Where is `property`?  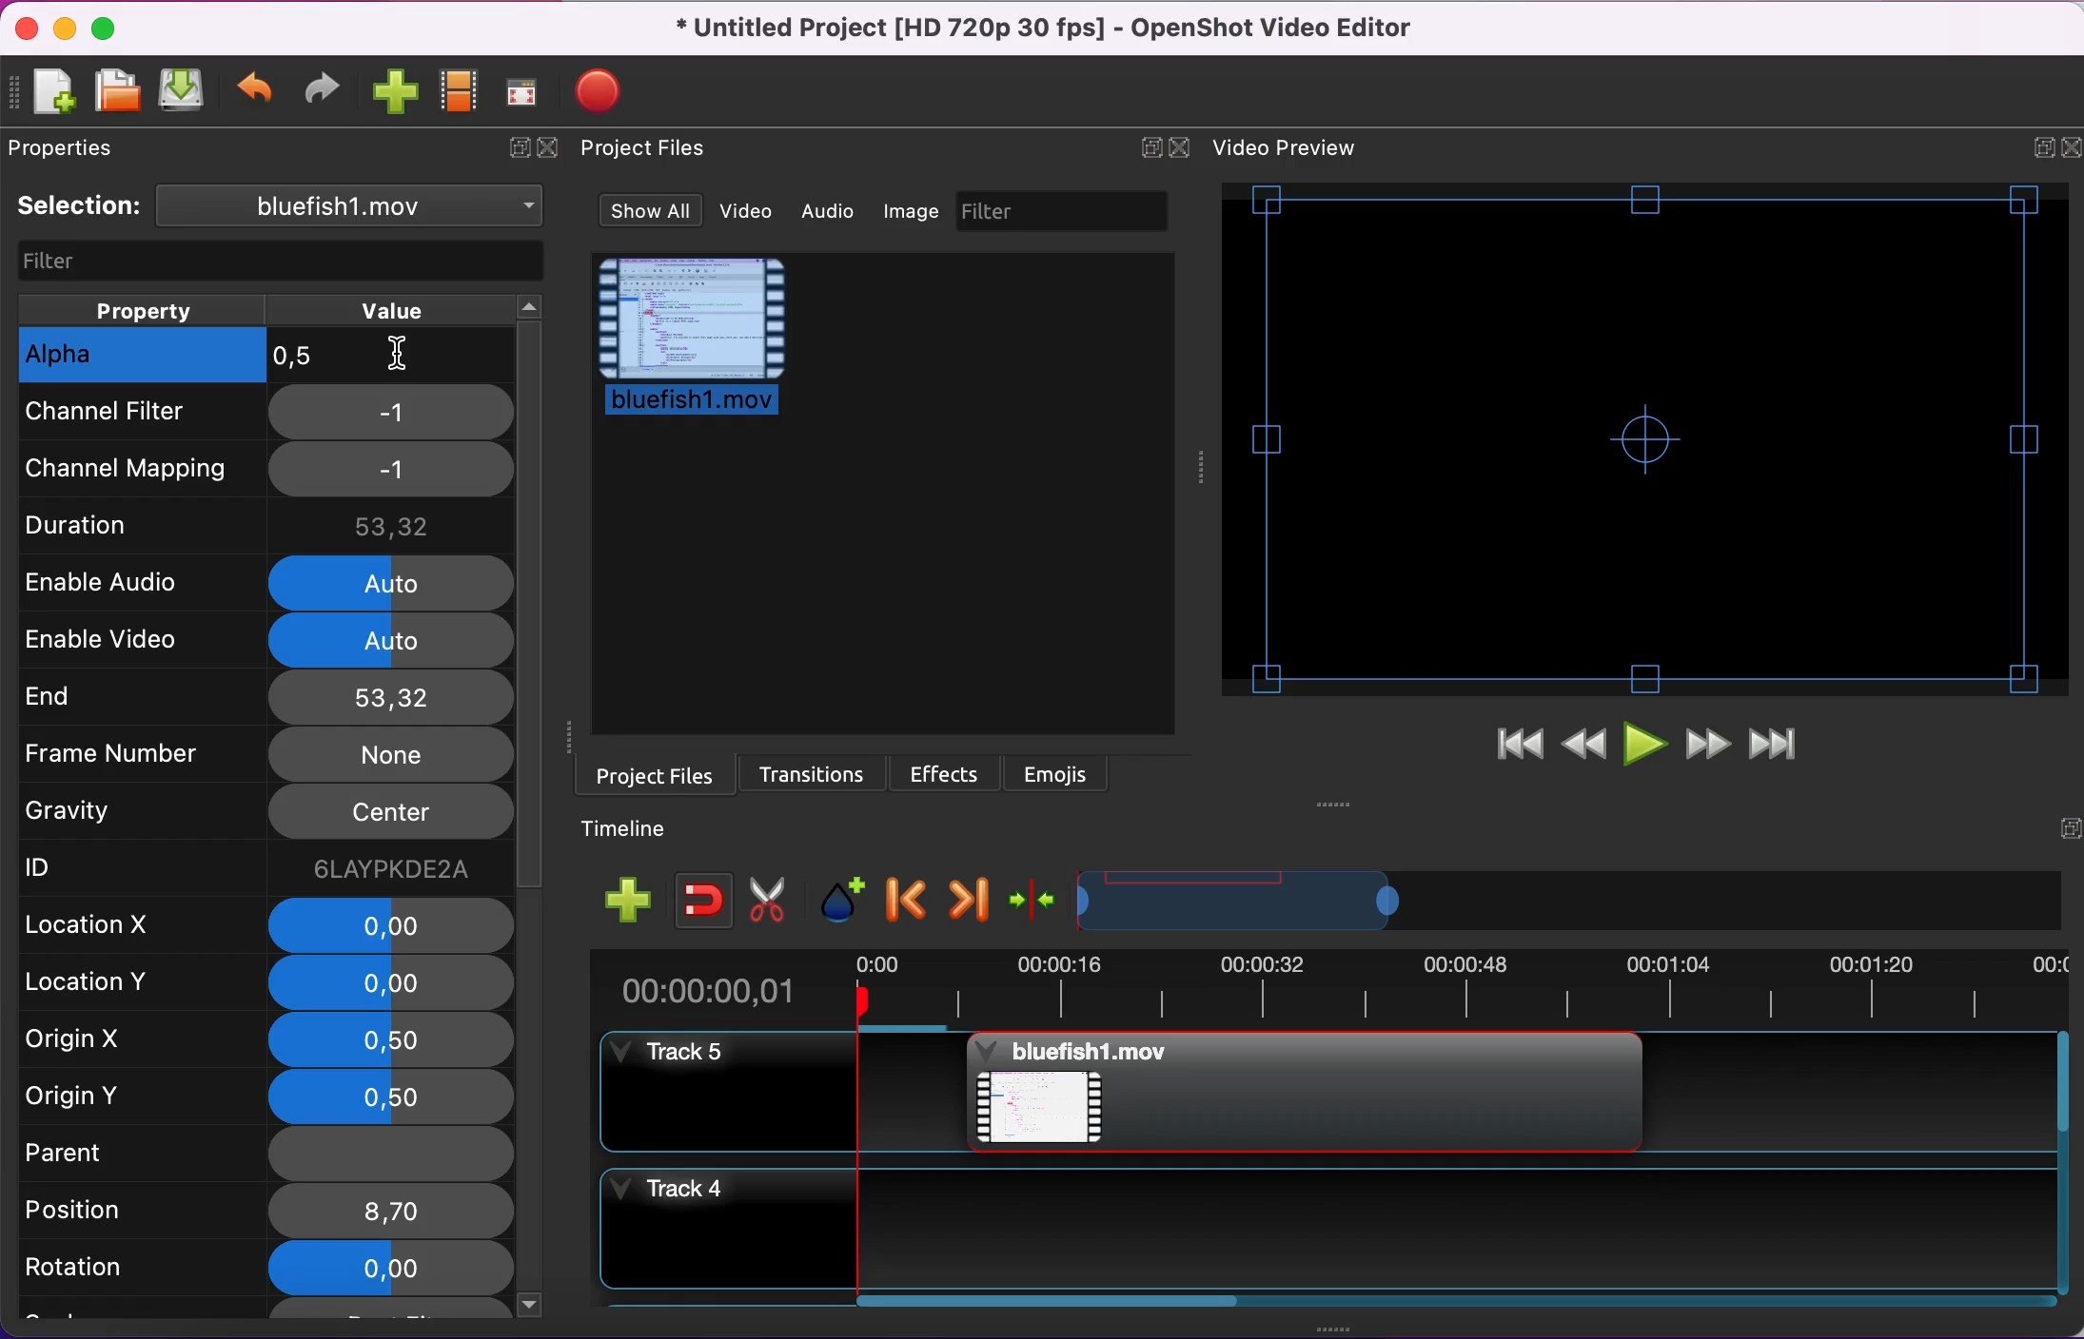
property is located at coordinates (146, 308).